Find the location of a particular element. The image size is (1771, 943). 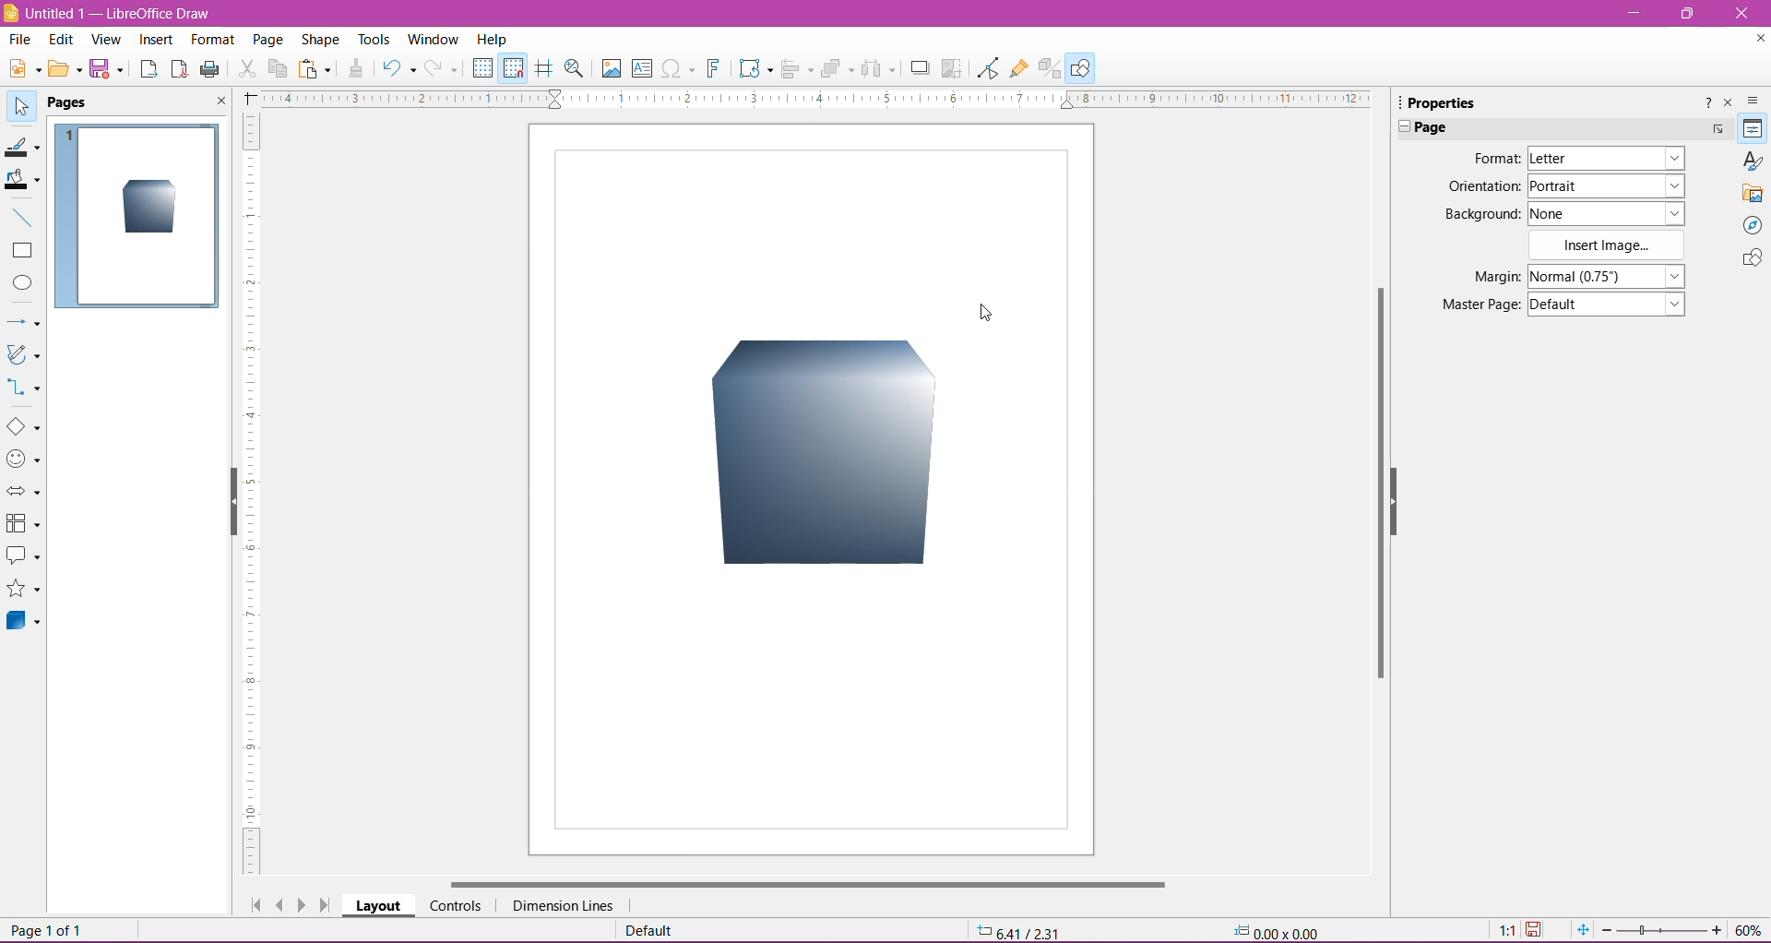

Shapes is located at coordinates (1751, 259).